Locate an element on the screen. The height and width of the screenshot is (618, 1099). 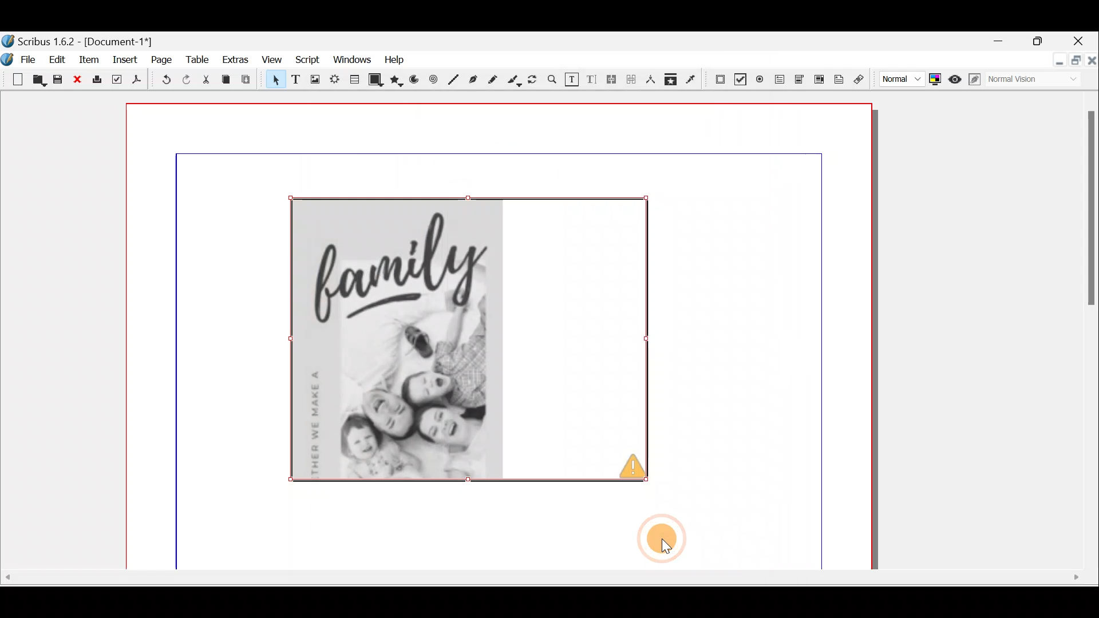
maximise is located at coordinates (1041, 42).